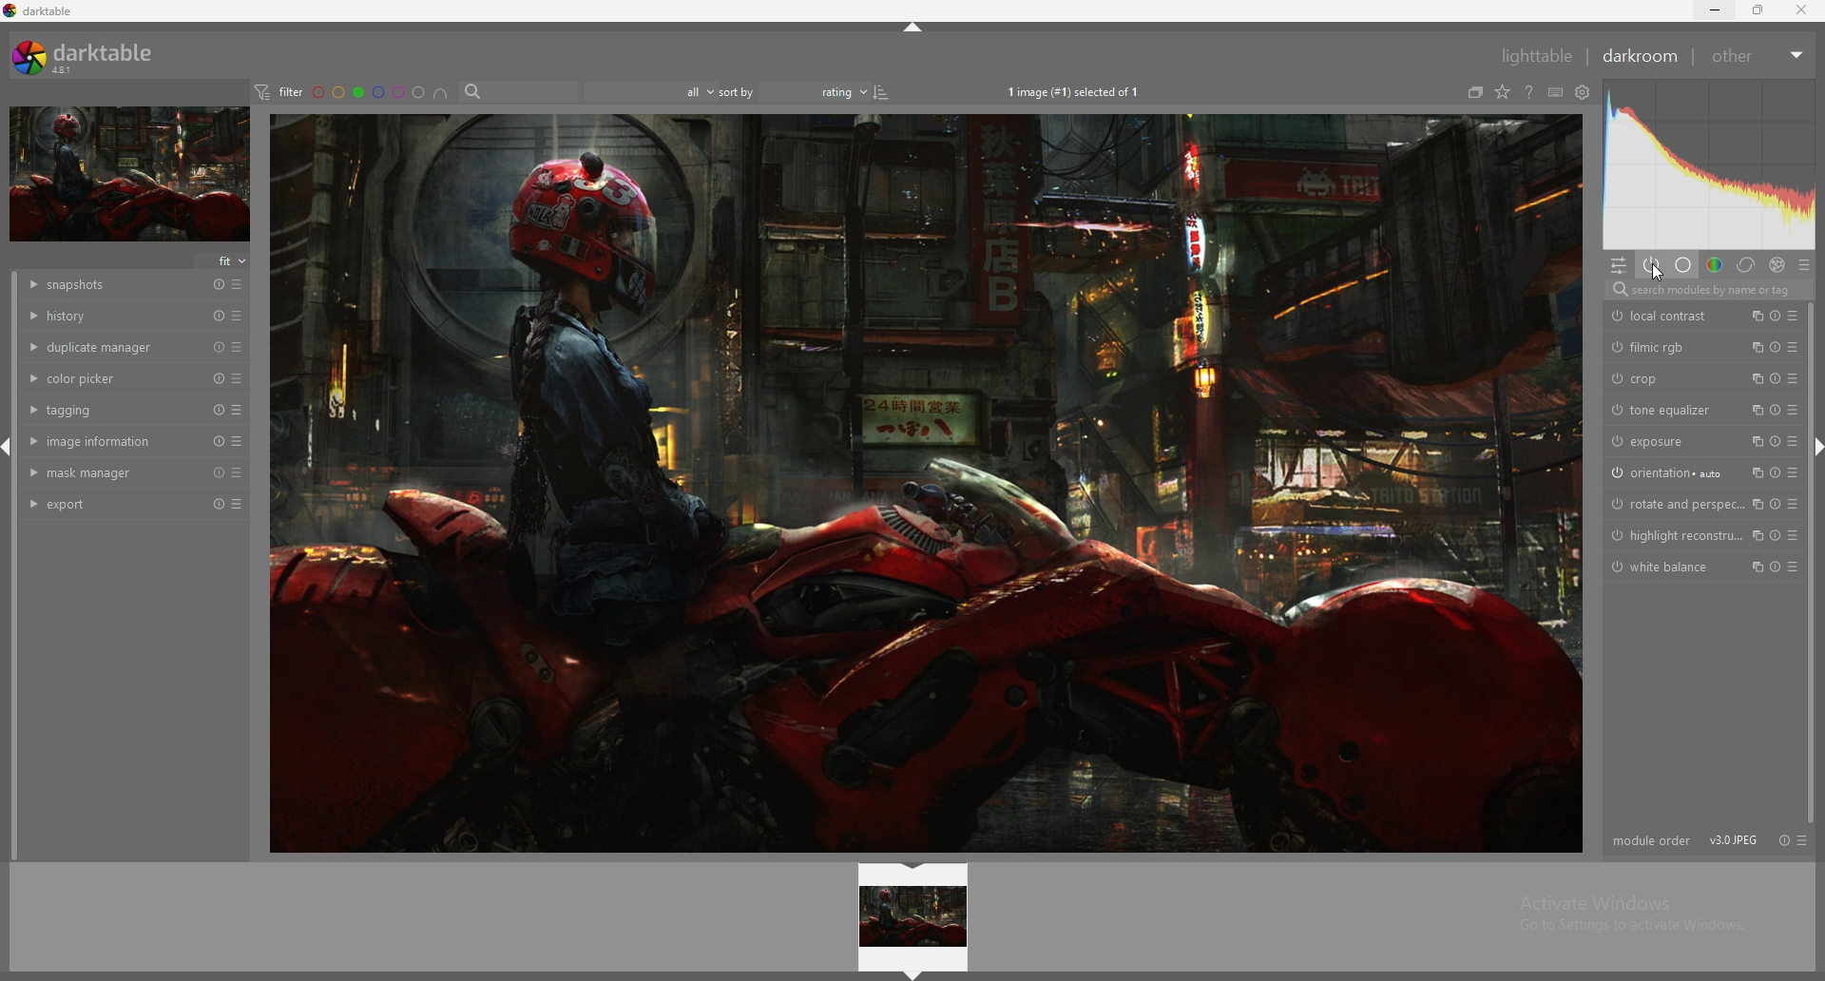 Image resolution: width=1825 pixels, height=981 pixels. I want to click on color, so click(1715, 263).